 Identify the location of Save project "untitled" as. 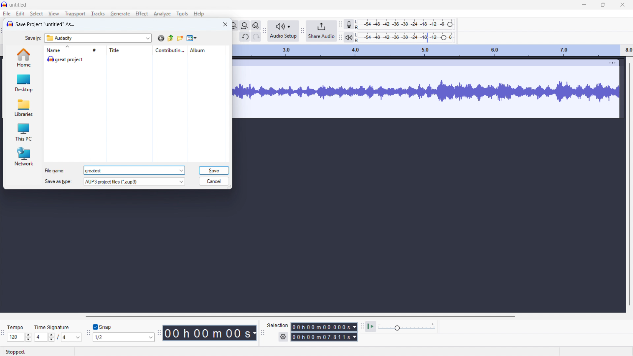
(46, 24).